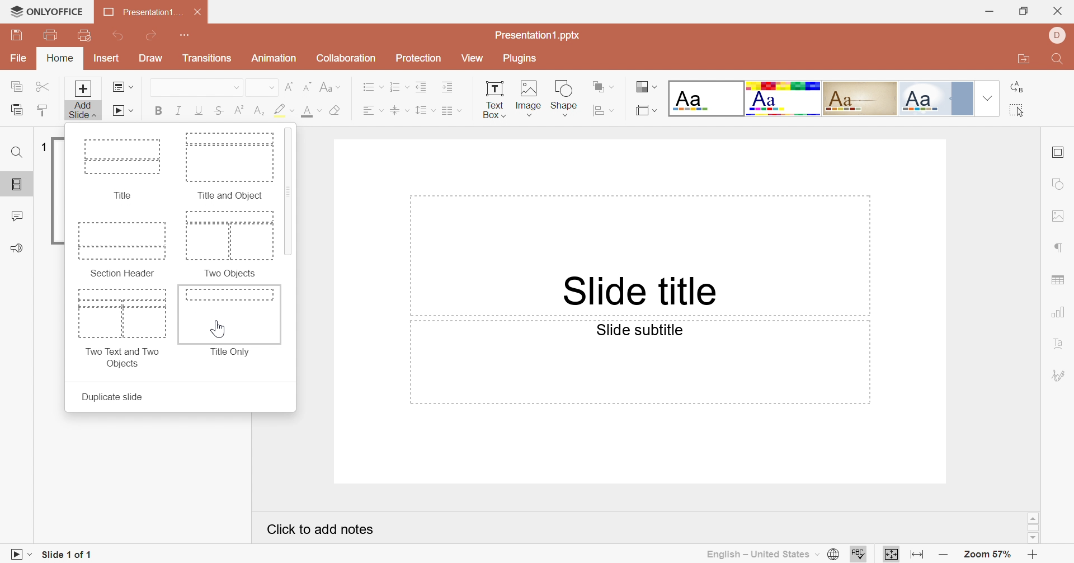 The width and height of the screenshot is (1074, 563). I want to click on Animation, so click(274, 57).